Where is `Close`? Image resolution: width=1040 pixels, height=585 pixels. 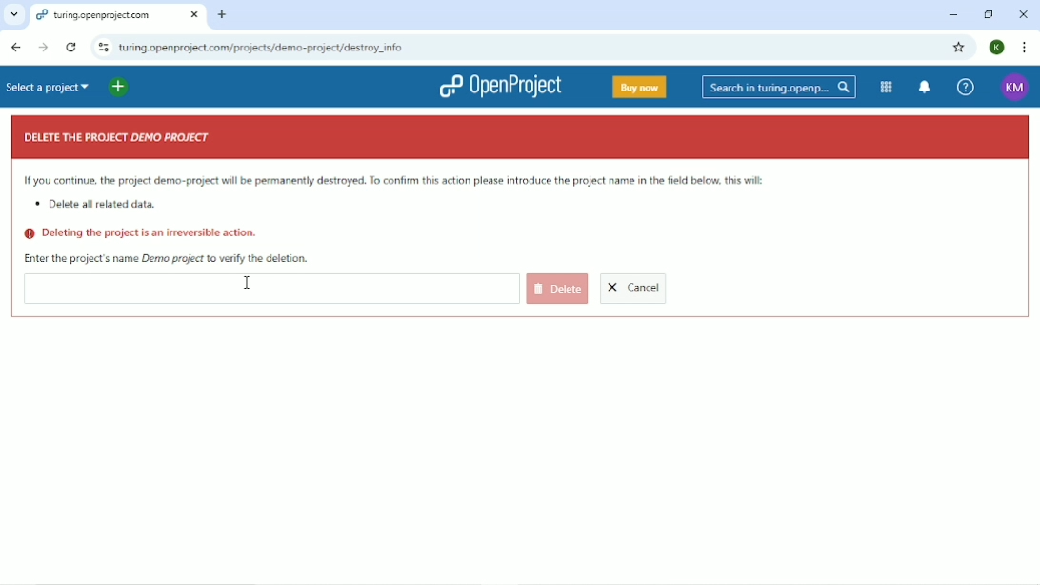 Close is located at coordinates (1025, 15).